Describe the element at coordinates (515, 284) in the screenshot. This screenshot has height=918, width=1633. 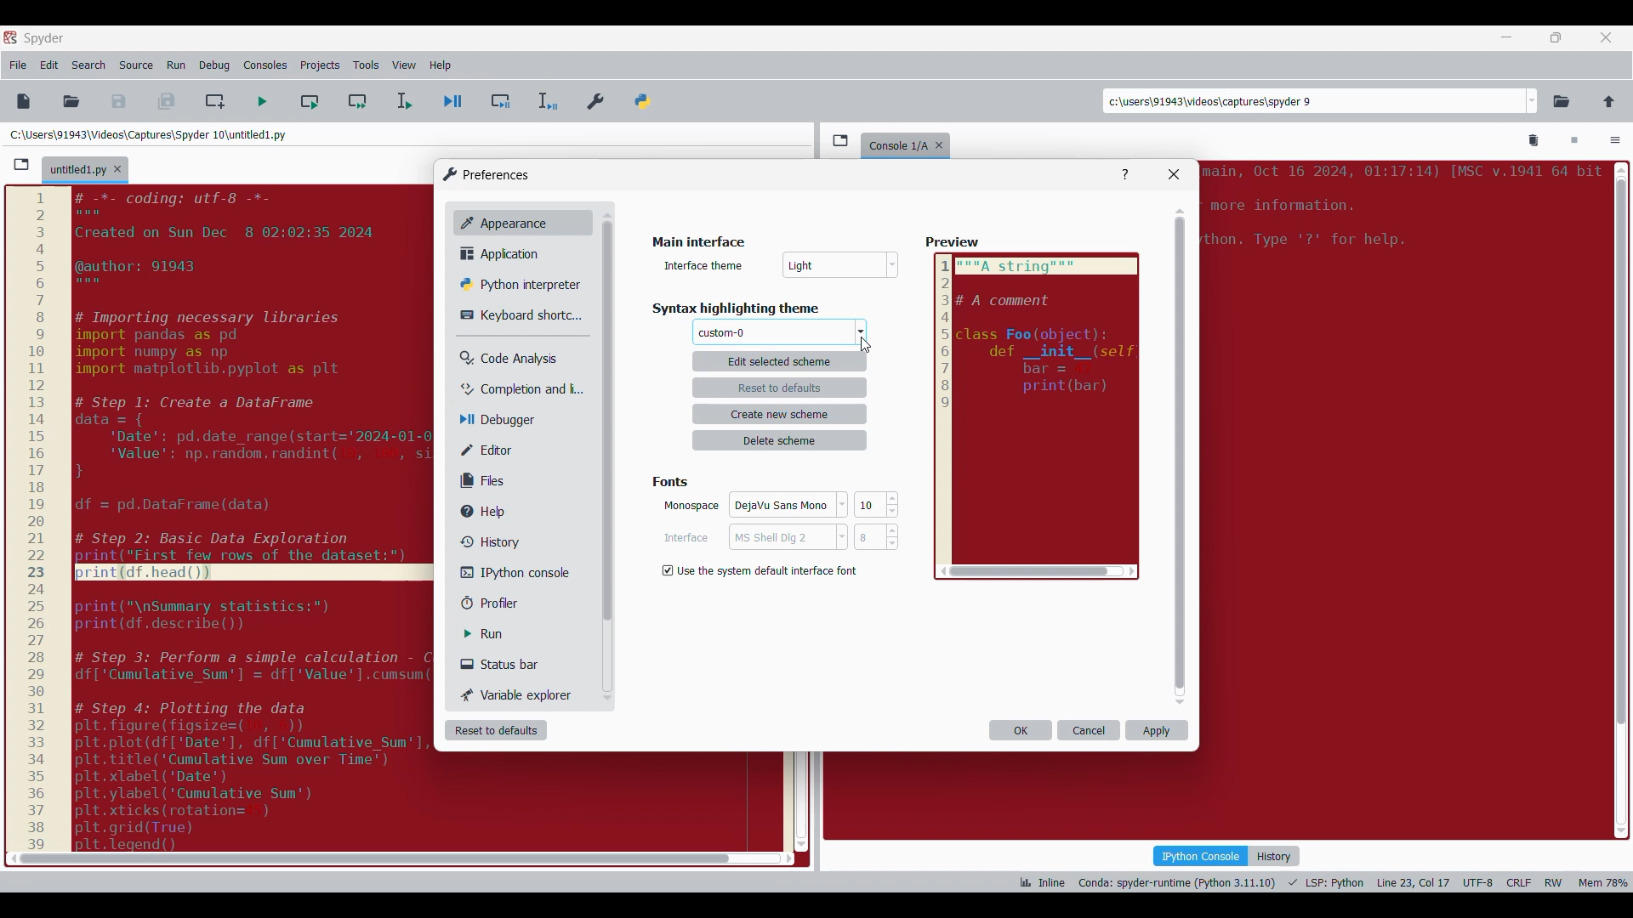
I see `Python interpreter` at that location.